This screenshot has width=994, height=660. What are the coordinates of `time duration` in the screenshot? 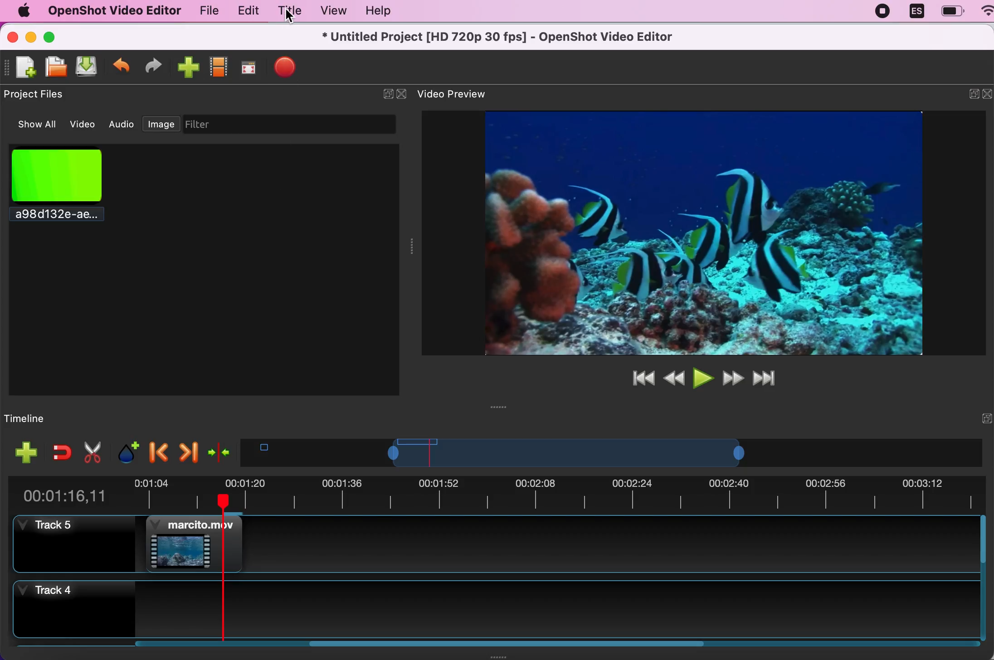 It's located at (498, 492).